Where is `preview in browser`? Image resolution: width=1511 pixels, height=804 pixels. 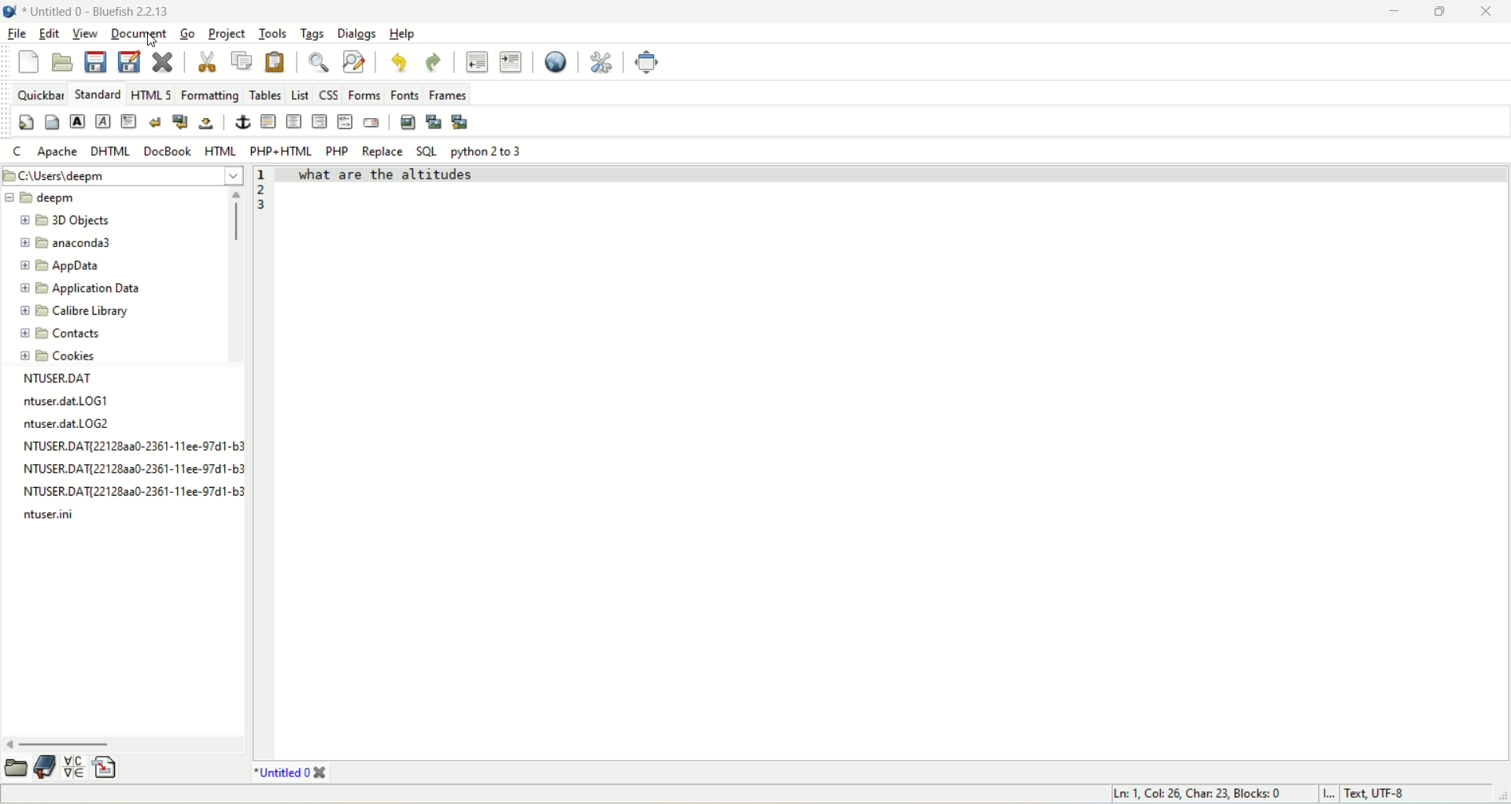 preview in browser is located at coordinates (556, 61).